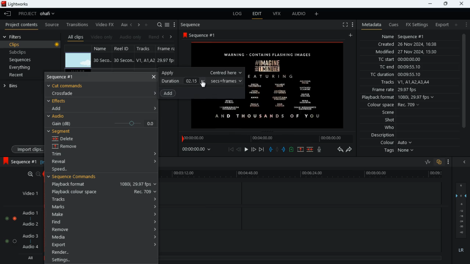 Image resolution: width=470 pixels, height=264 pixels. I want to click on beggining, so click(231, 149).